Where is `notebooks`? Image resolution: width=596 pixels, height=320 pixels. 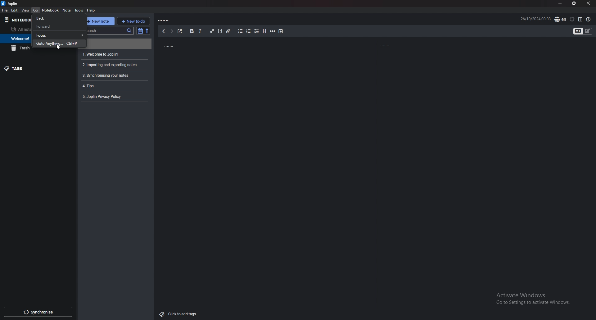 notebooks is located at coordinates (16, 20).